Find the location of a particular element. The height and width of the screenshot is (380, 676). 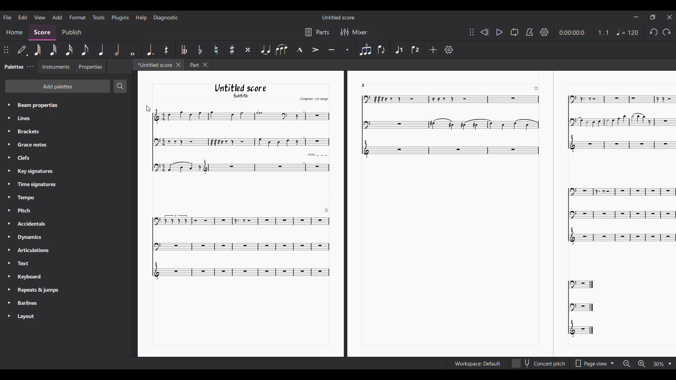

Rest is located at coordinates (166, 49).